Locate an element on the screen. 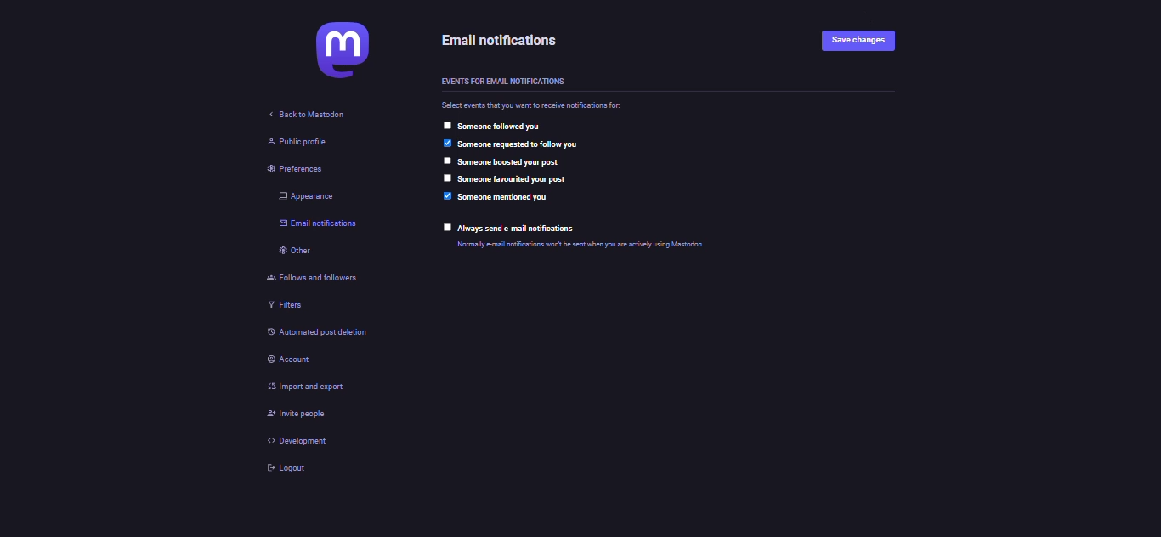  automated post deletion is located at coordinates (326, 334).